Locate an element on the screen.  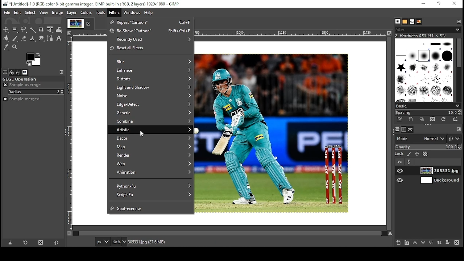
view is located at coordinates (43, 12).